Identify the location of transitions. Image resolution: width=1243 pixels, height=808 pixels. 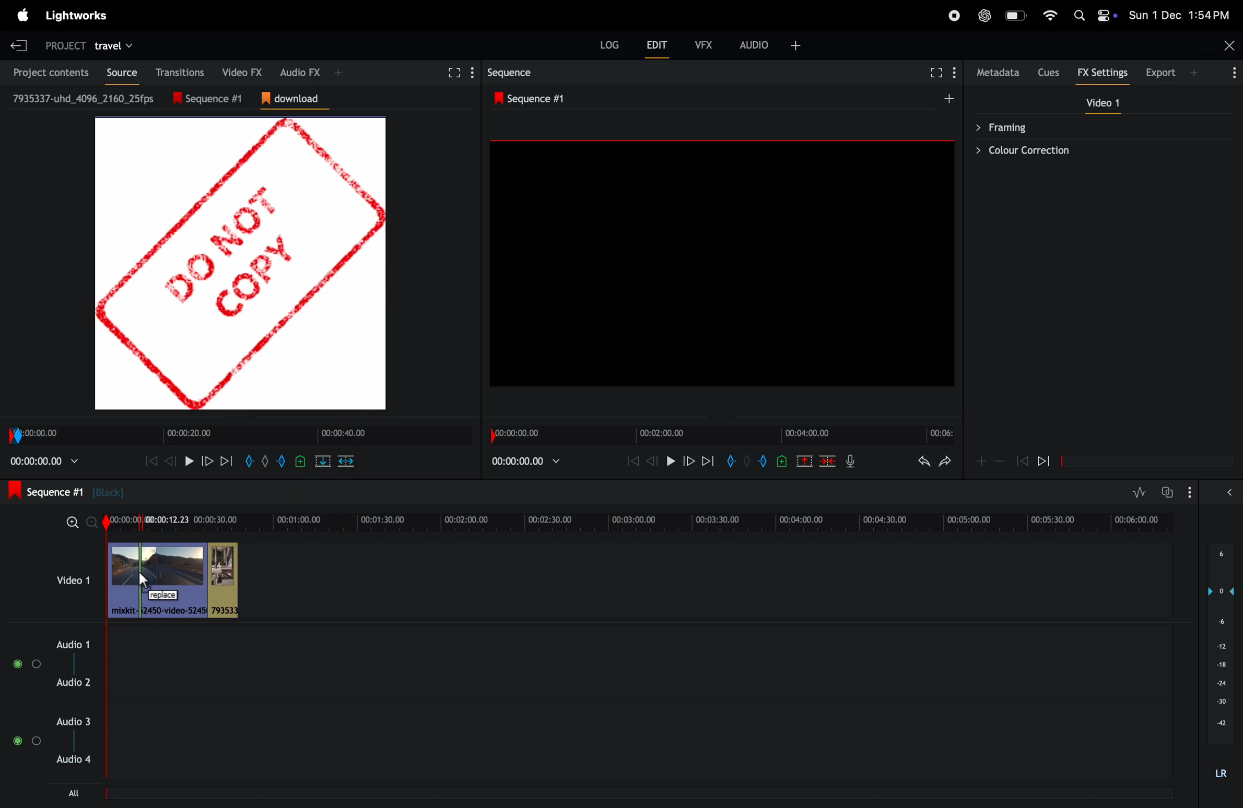
(177, 72).